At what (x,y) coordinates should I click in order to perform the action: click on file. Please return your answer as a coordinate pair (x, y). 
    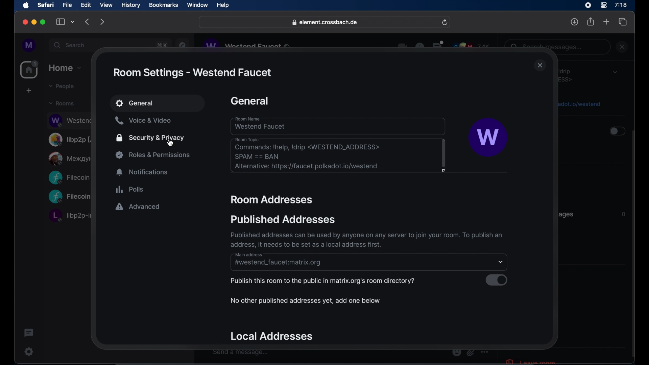
    Looking at the image, I should click on (67, 5).